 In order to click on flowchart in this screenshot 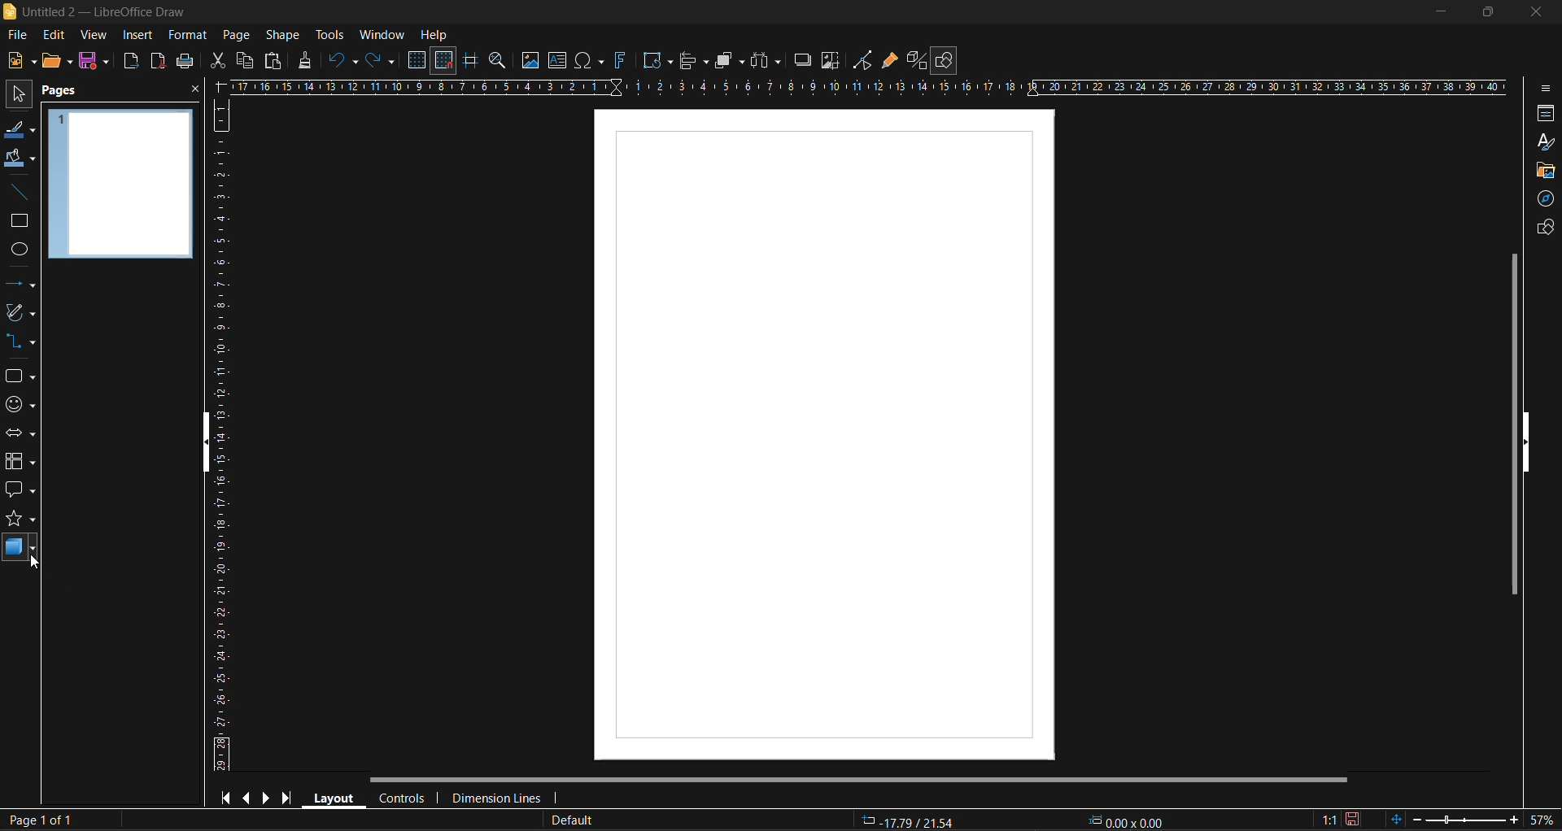, I will do `click(20, 462)`.